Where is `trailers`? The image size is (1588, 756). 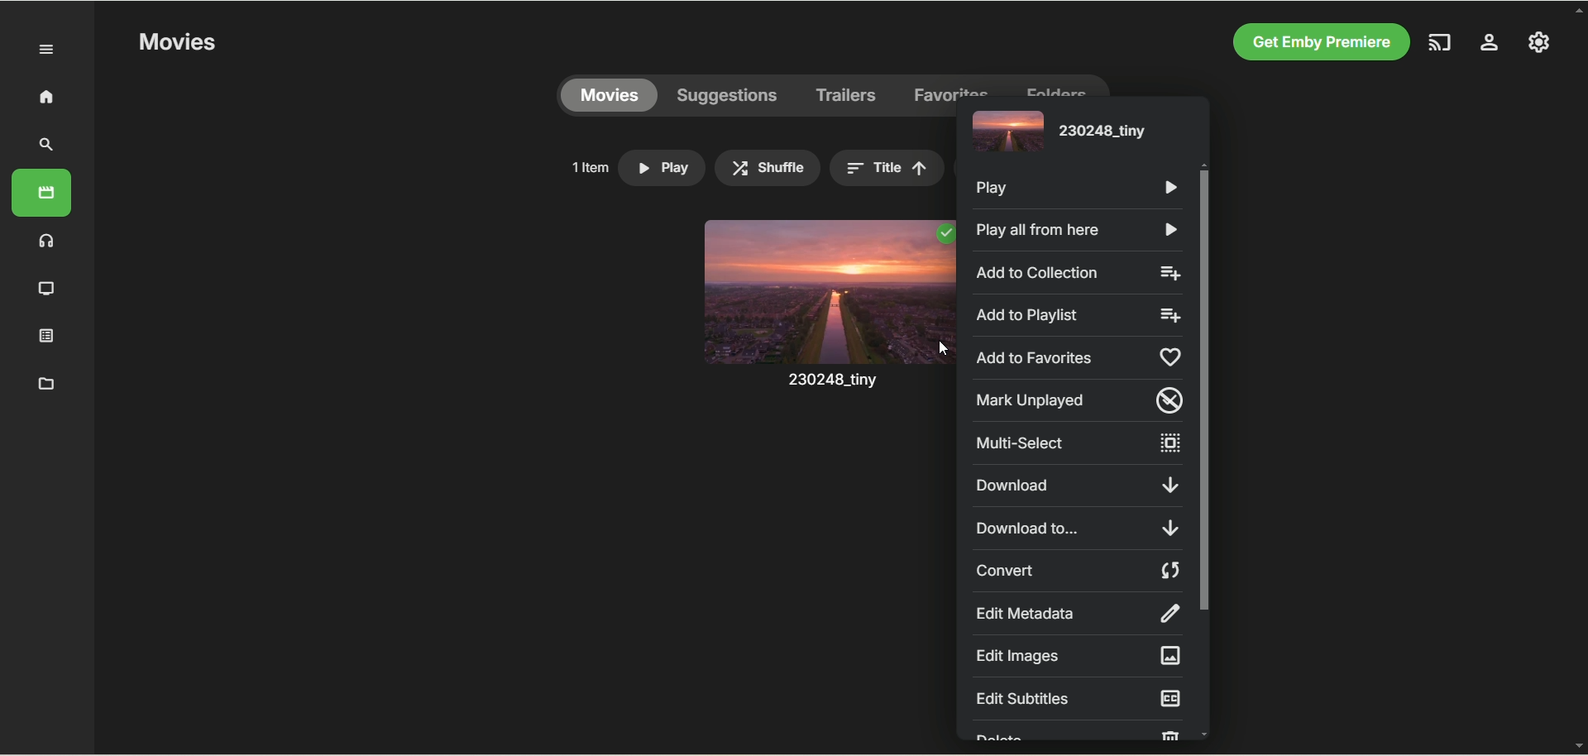
trailers is located at coordinates (847, 96).